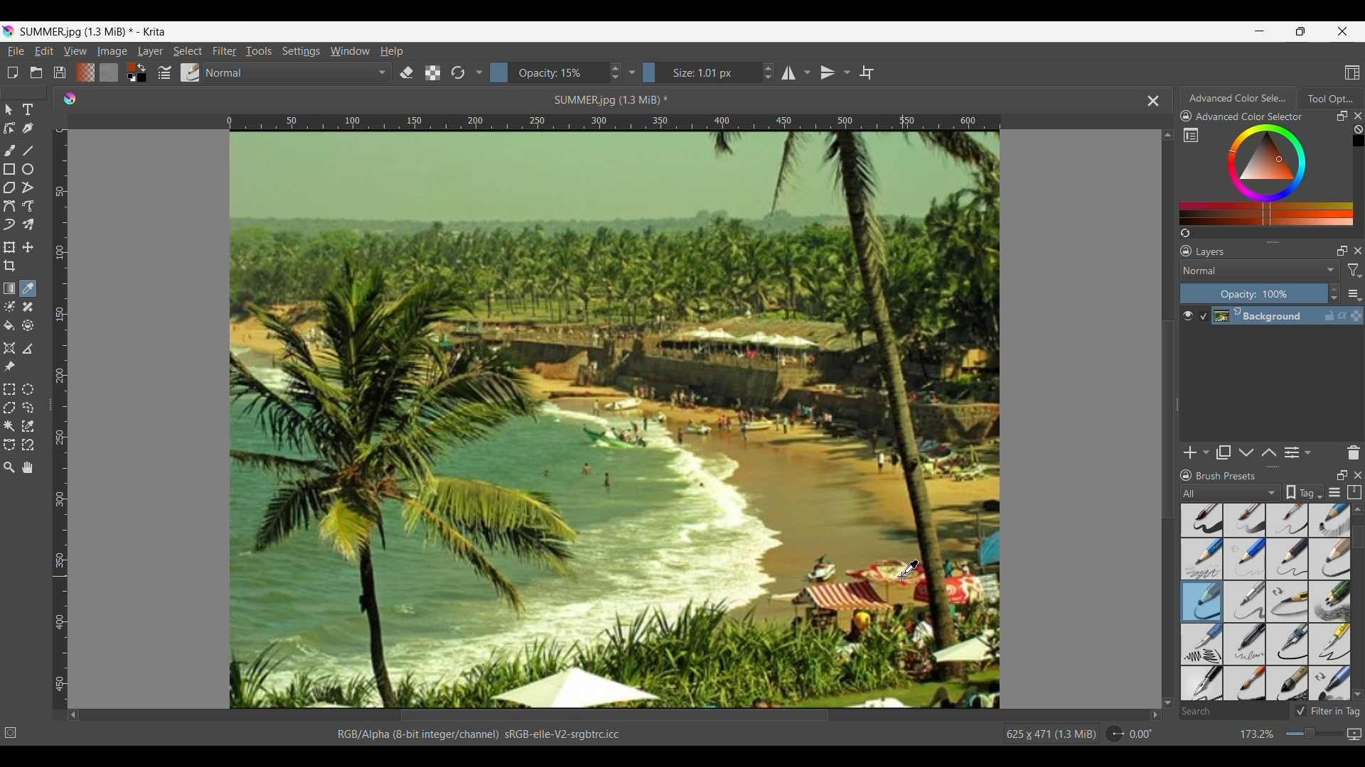  What do you see at coordinates (1354, 294) in the screenshot?
I see `Layer settings` at bounding box center [1354, 294].